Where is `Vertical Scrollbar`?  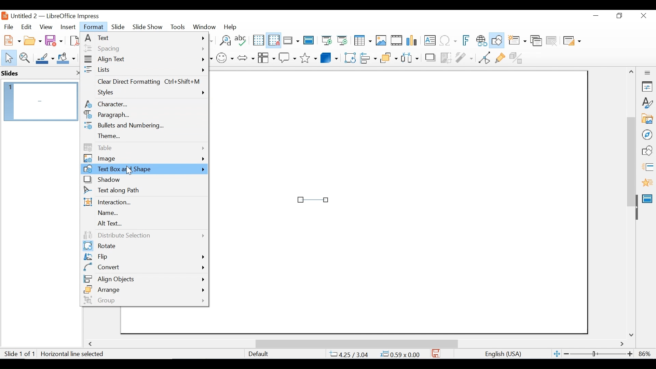
Vertical Scrollbar is located at coordinates (631, 154).